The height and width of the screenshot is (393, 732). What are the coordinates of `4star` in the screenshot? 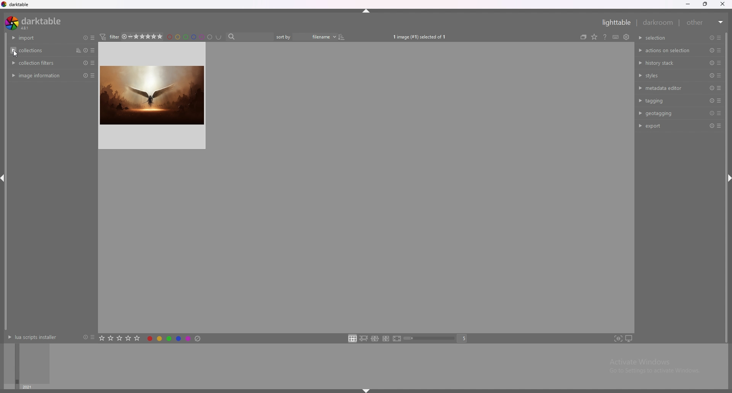 It's located at (127, 37).